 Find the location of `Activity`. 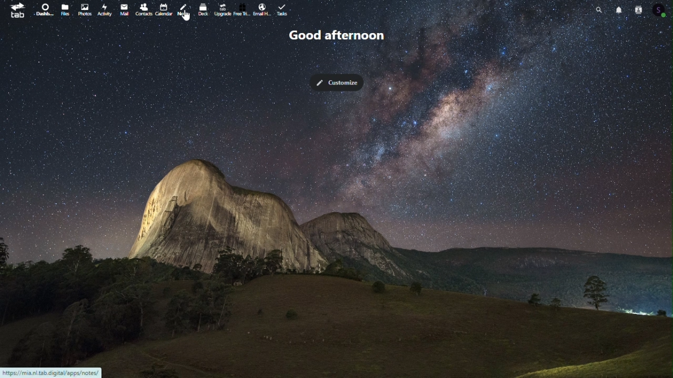

Activity is located at coordinates (104, 9).